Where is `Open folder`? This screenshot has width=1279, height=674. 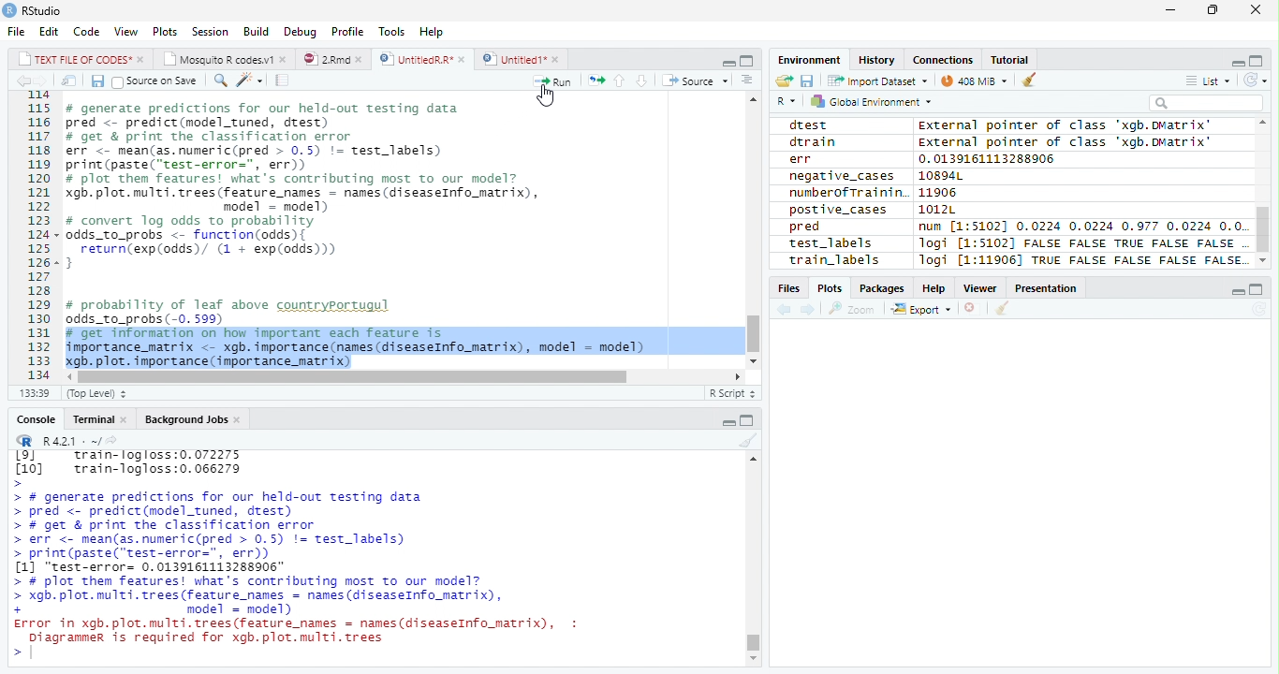 Open folder is located at coordinates (784, 80).